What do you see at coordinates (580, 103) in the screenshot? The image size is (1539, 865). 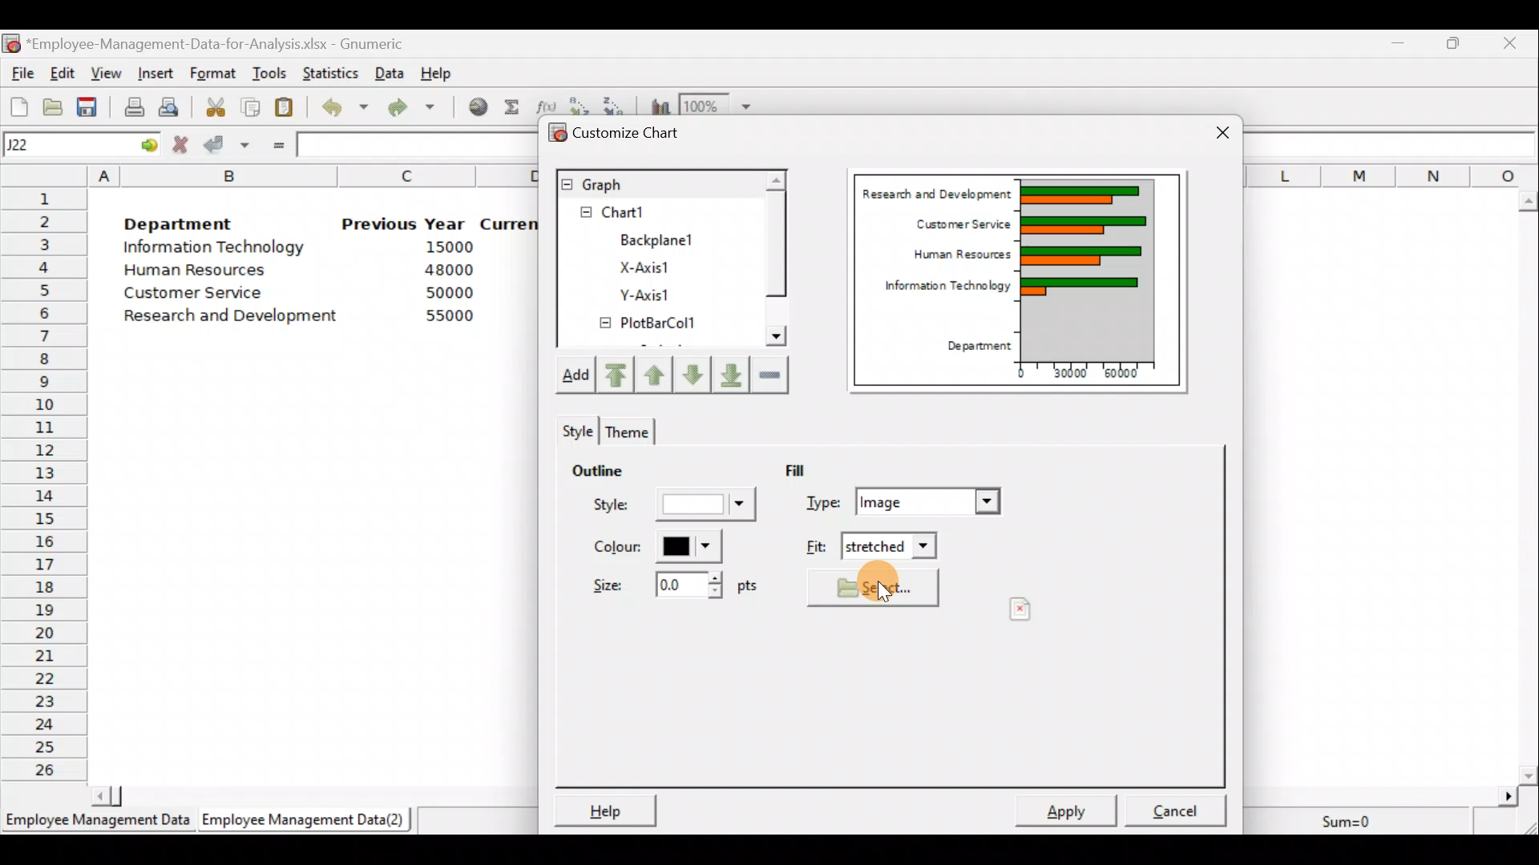 I see `Sort in Ascending order` at bounding box center [580, 103].